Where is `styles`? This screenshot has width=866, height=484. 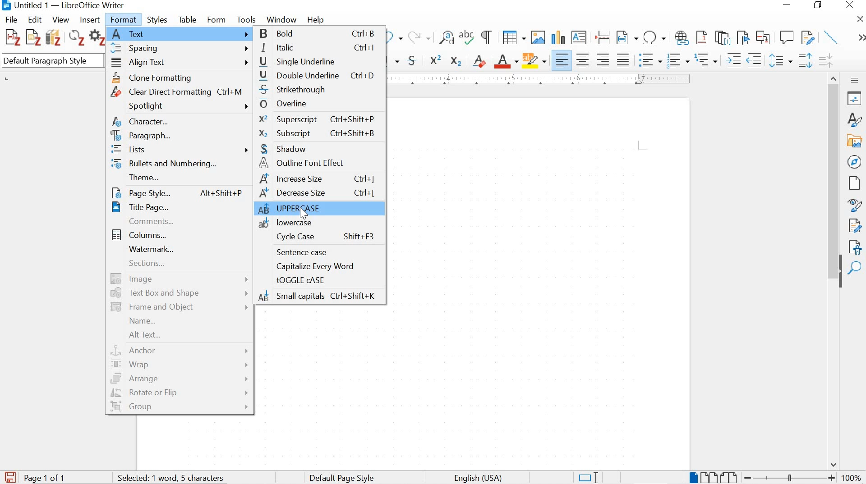 styles is located at coordinates (159, 19).